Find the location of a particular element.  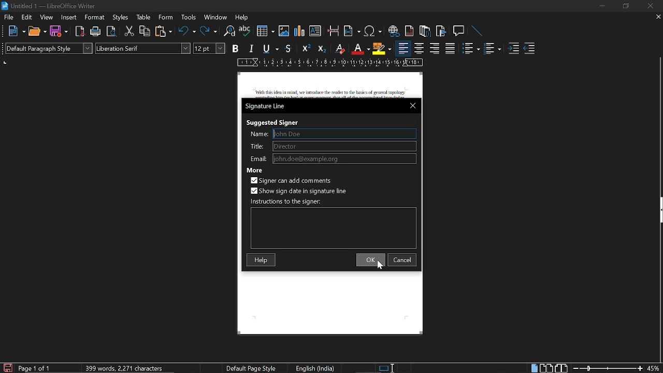

title is located at coordinates (344, 146).